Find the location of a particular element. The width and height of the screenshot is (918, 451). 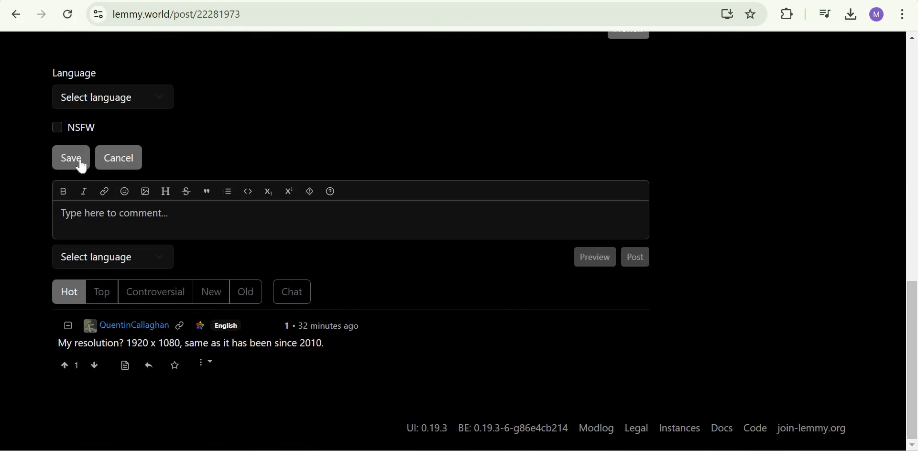

Type here to comment... is located at coordinates (351, 220).